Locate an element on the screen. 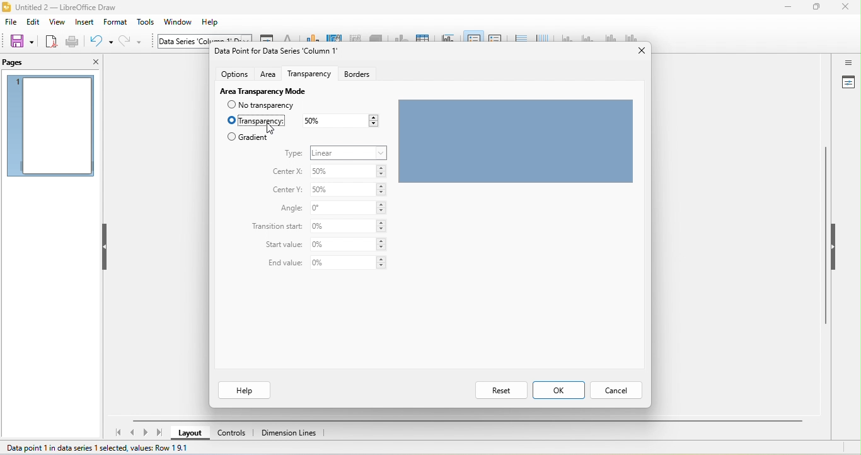 Image resolution: width=861 pixels, height=455 pixels. format is located at coordinates (116, 21).